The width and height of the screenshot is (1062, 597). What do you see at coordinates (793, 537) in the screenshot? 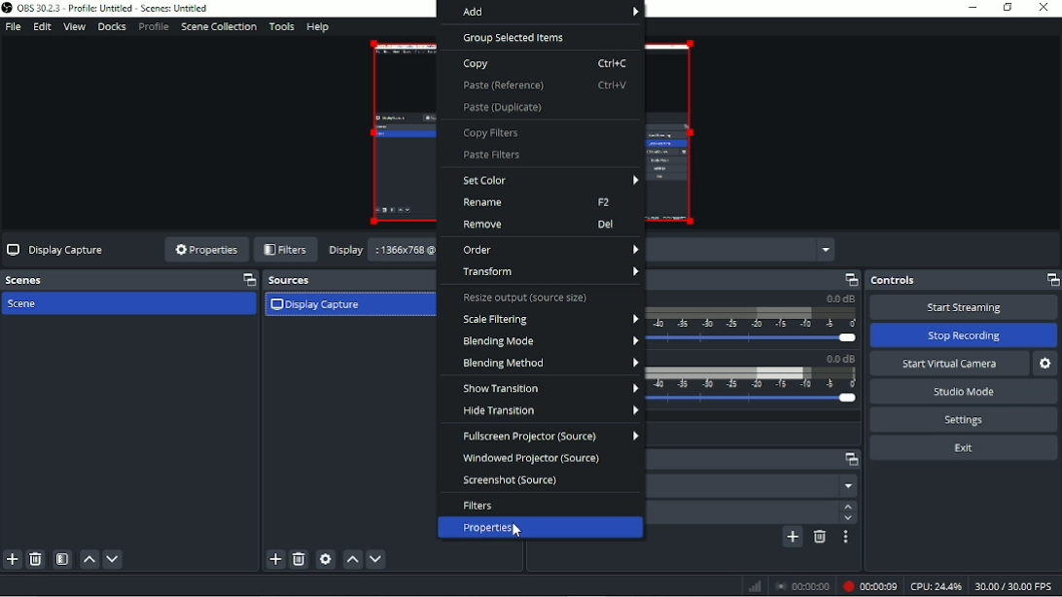
I see `Add configurable transition` at bounding box center [793, 537].